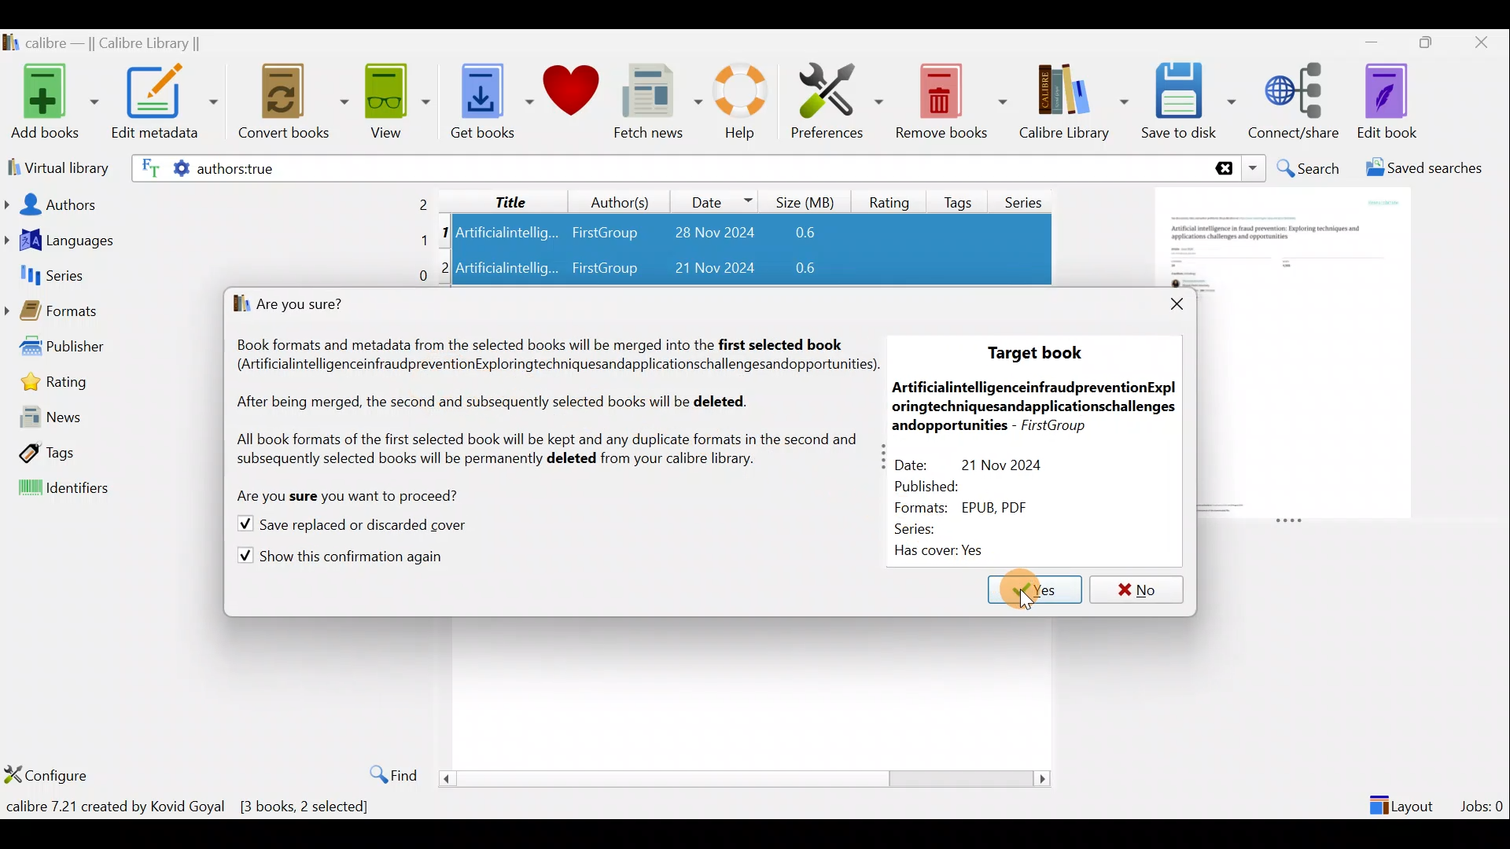  I want to click on 2, so click(447, 266).